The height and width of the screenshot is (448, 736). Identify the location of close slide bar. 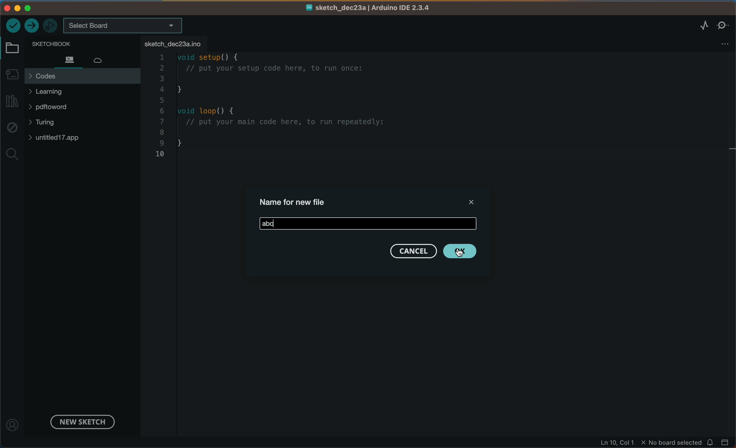
(726, 442).